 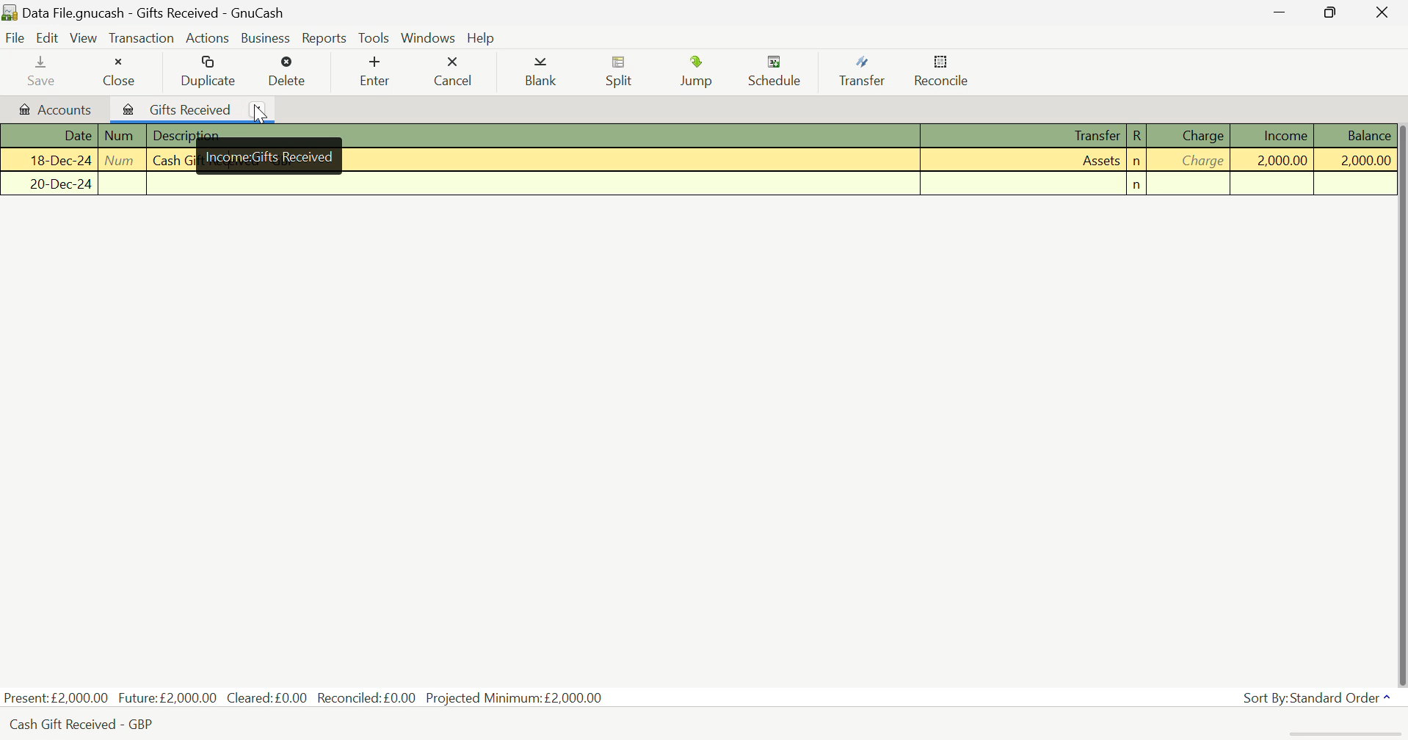 What do you see at coordinates (257, 109) in the screenshot?
I see `Close Tab` at bounding box center [257, 109].